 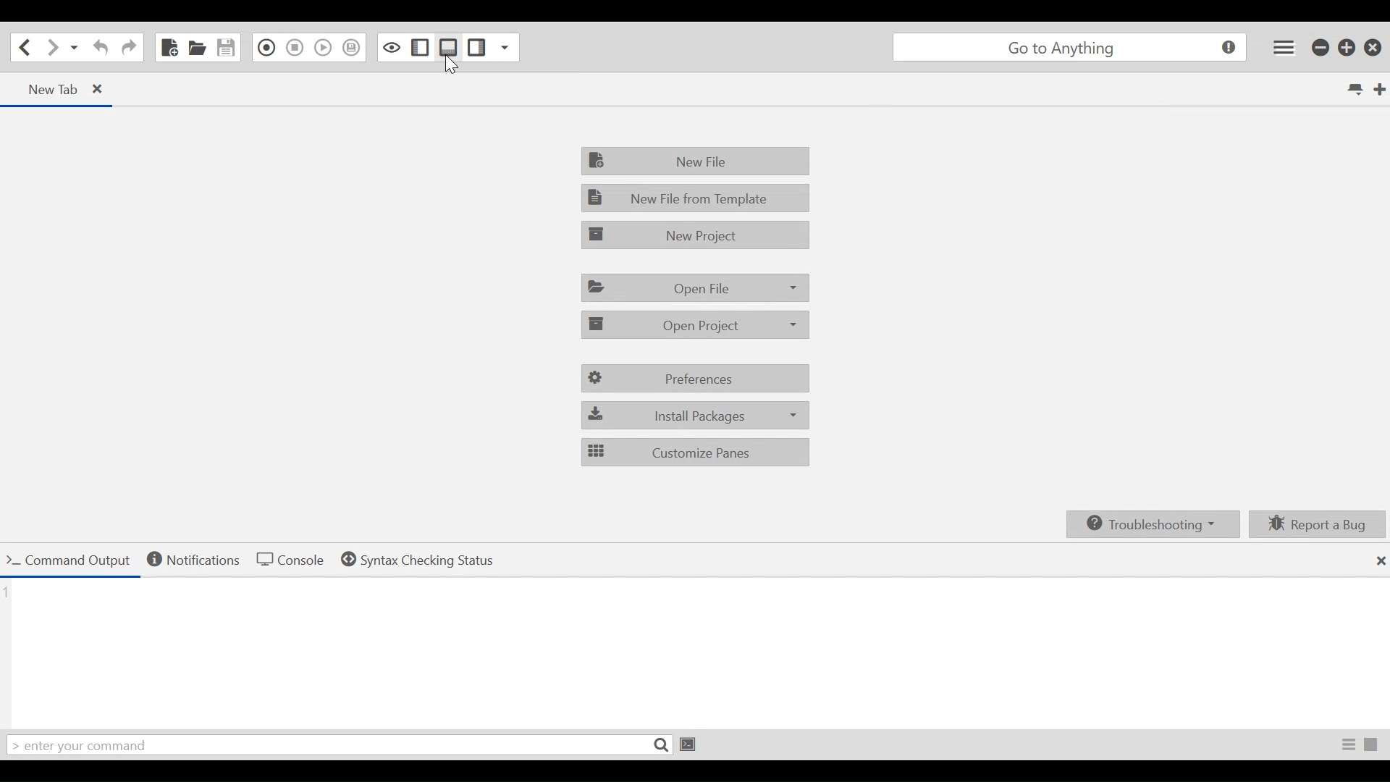 I want to click on Console, so click(x=292, y=561).